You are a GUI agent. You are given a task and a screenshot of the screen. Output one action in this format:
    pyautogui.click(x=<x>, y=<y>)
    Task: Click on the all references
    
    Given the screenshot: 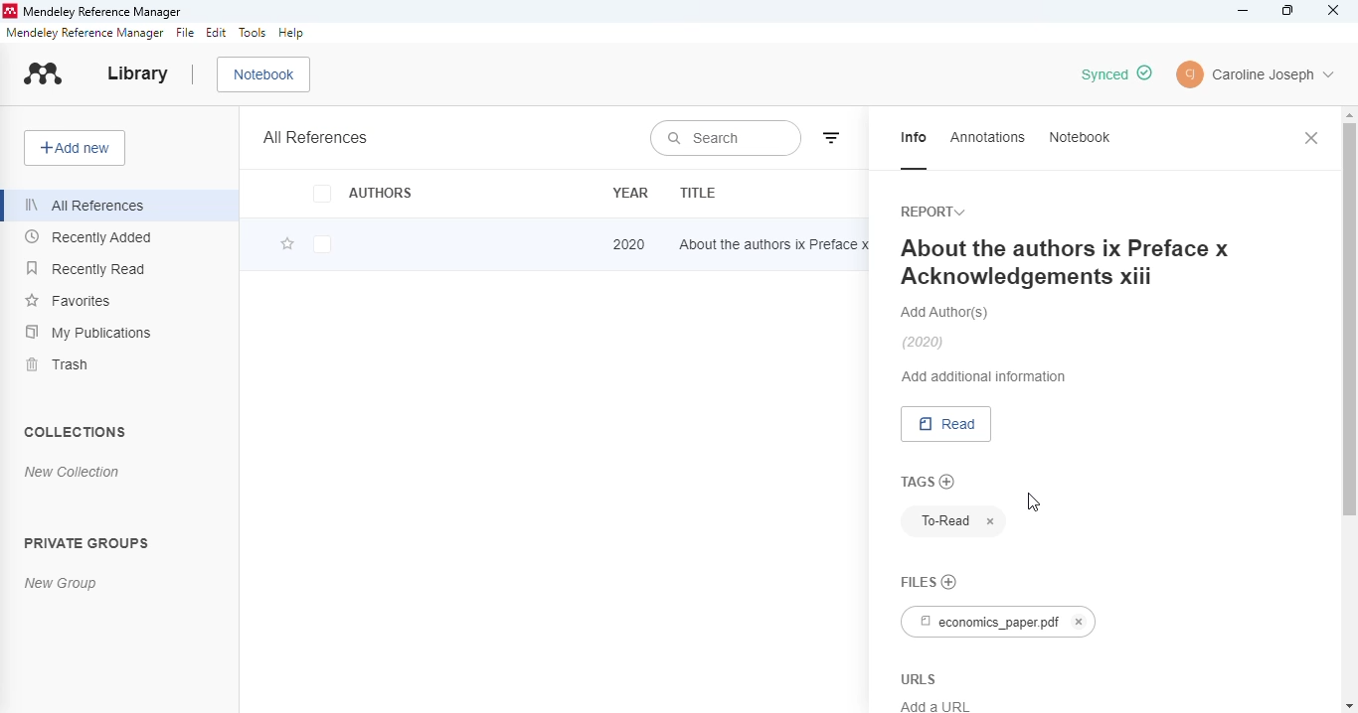 What is the action you would take?
    pyautogui.click(x=85, y=205)
    